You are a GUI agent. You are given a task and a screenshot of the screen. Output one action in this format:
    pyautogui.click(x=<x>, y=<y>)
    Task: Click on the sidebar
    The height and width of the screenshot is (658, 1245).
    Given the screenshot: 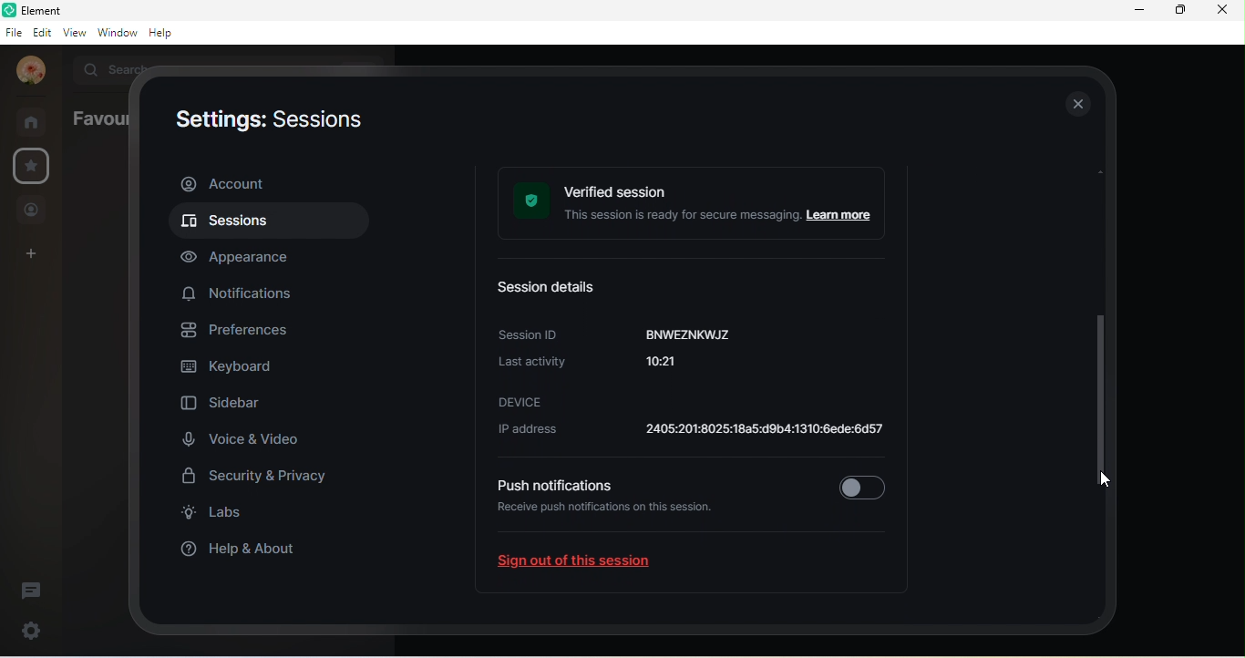 What is the action you would take?
    pyautogui.click(x=226, y=406)
    